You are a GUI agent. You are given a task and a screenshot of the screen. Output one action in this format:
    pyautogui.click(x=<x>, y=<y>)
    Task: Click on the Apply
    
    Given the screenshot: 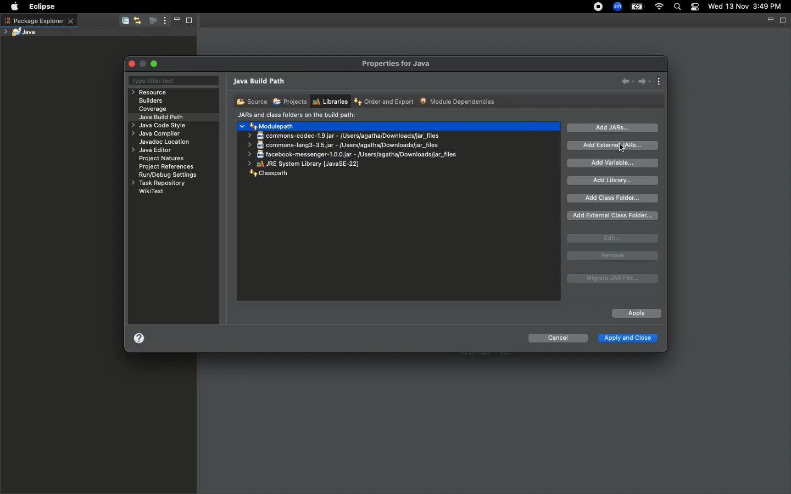 What is the action you would take?
    pyautogui.click(x=636, y=314)
    